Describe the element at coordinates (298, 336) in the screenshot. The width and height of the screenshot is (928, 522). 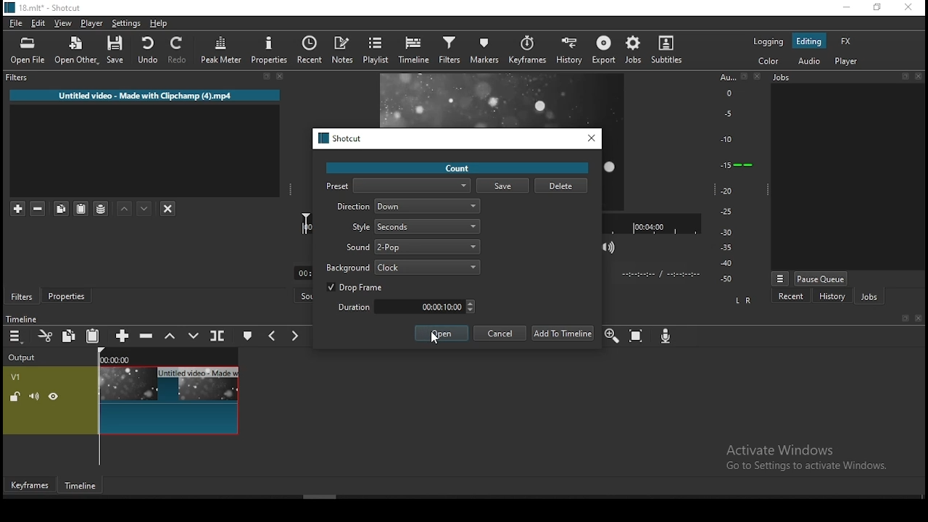
I see `next marker` at that location.